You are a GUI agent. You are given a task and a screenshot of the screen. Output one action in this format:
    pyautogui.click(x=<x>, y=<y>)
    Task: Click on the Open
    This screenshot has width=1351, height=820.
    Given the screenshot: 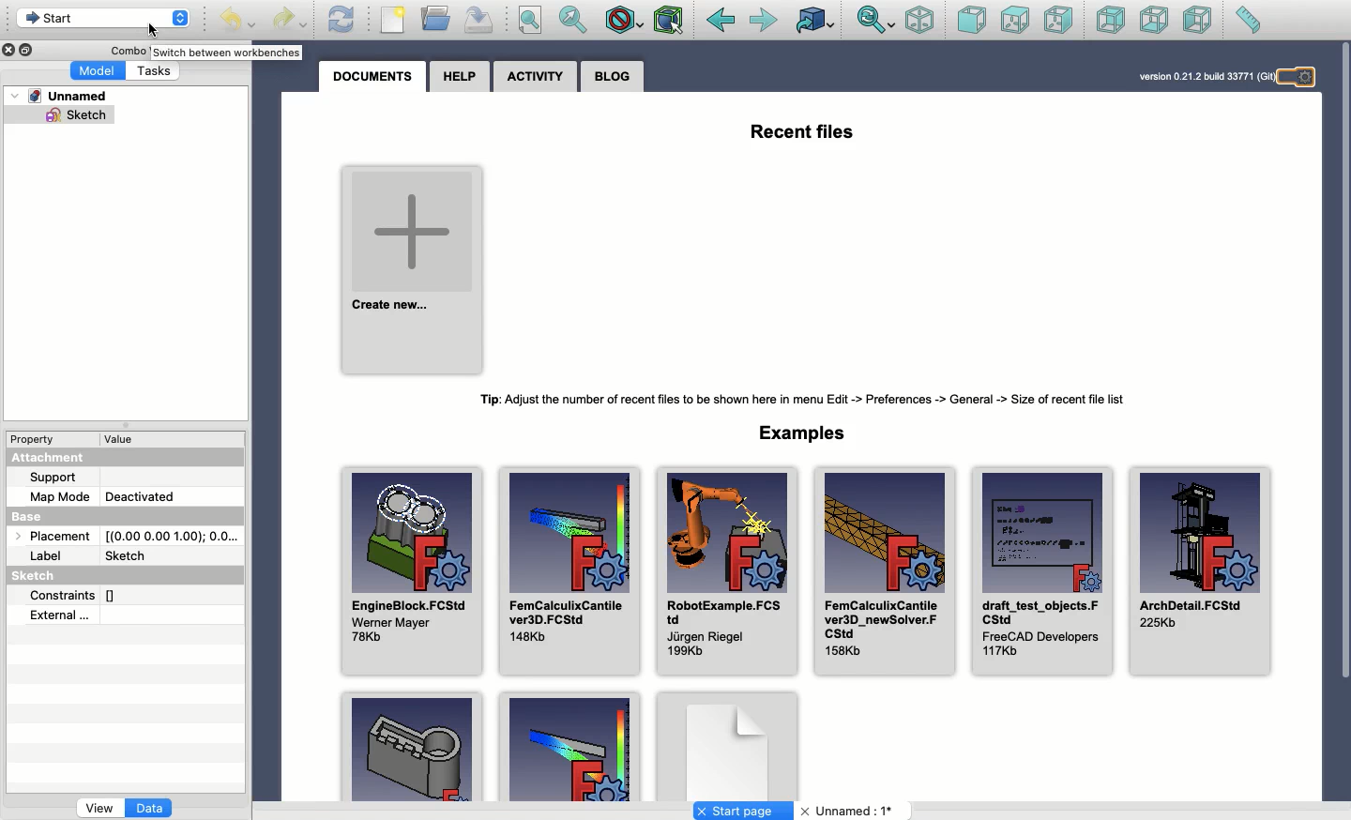 What is the action you would take?
    pyautogui.click(x=437, y=18)
    